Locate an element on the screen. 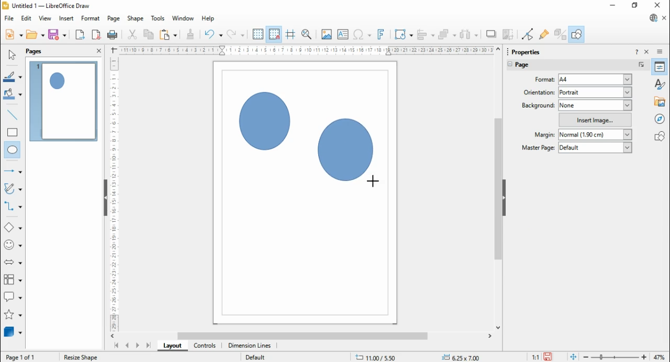  47% is located at coordinates (661, 357).